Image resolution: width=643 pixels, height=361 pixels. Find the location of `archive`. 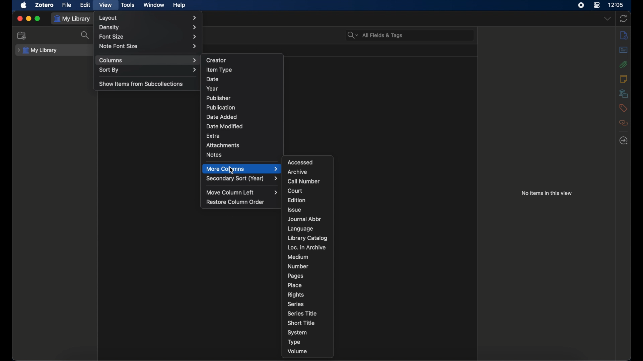

archive is located at coordinates (297, 172).